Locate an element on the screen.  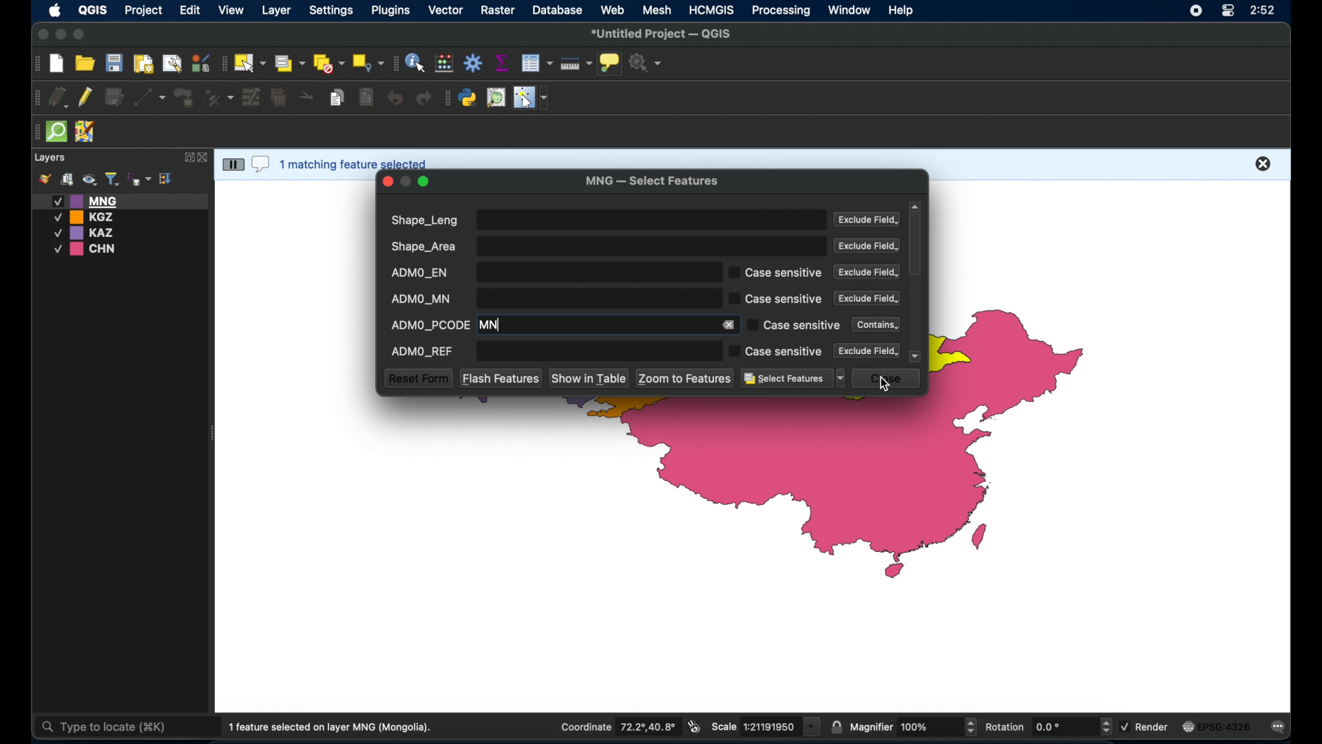
close is located at coordinates (204, 158).